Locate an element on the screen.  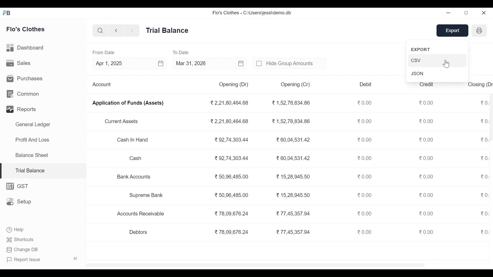
Application of Funds (Assets) is located at coordinates (128, 103).